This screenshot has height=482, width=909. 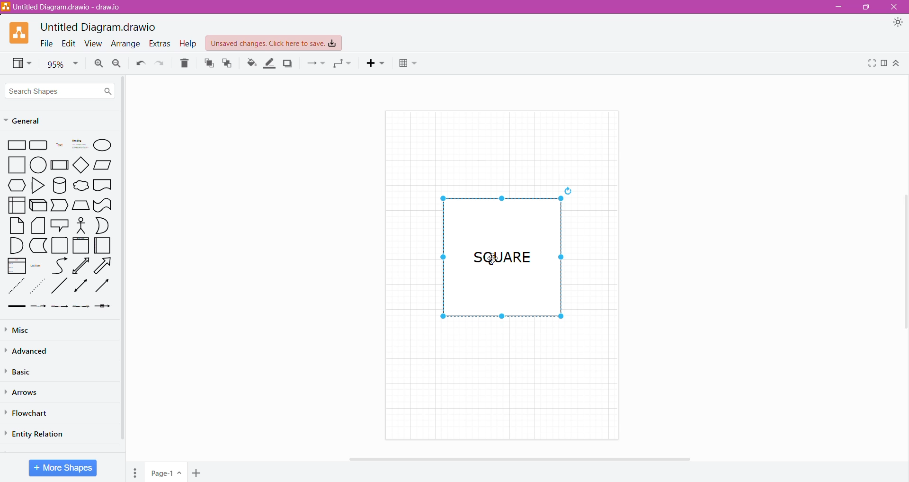 I want to click on circle, so click(x=38, y=164).